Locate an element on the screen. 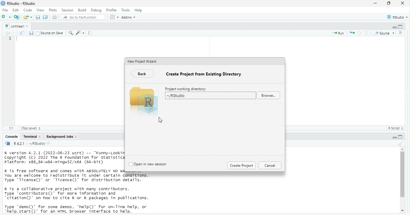 The height and width of the screenshot is (215, 410). show in new window is located at coordinates (22, 33).